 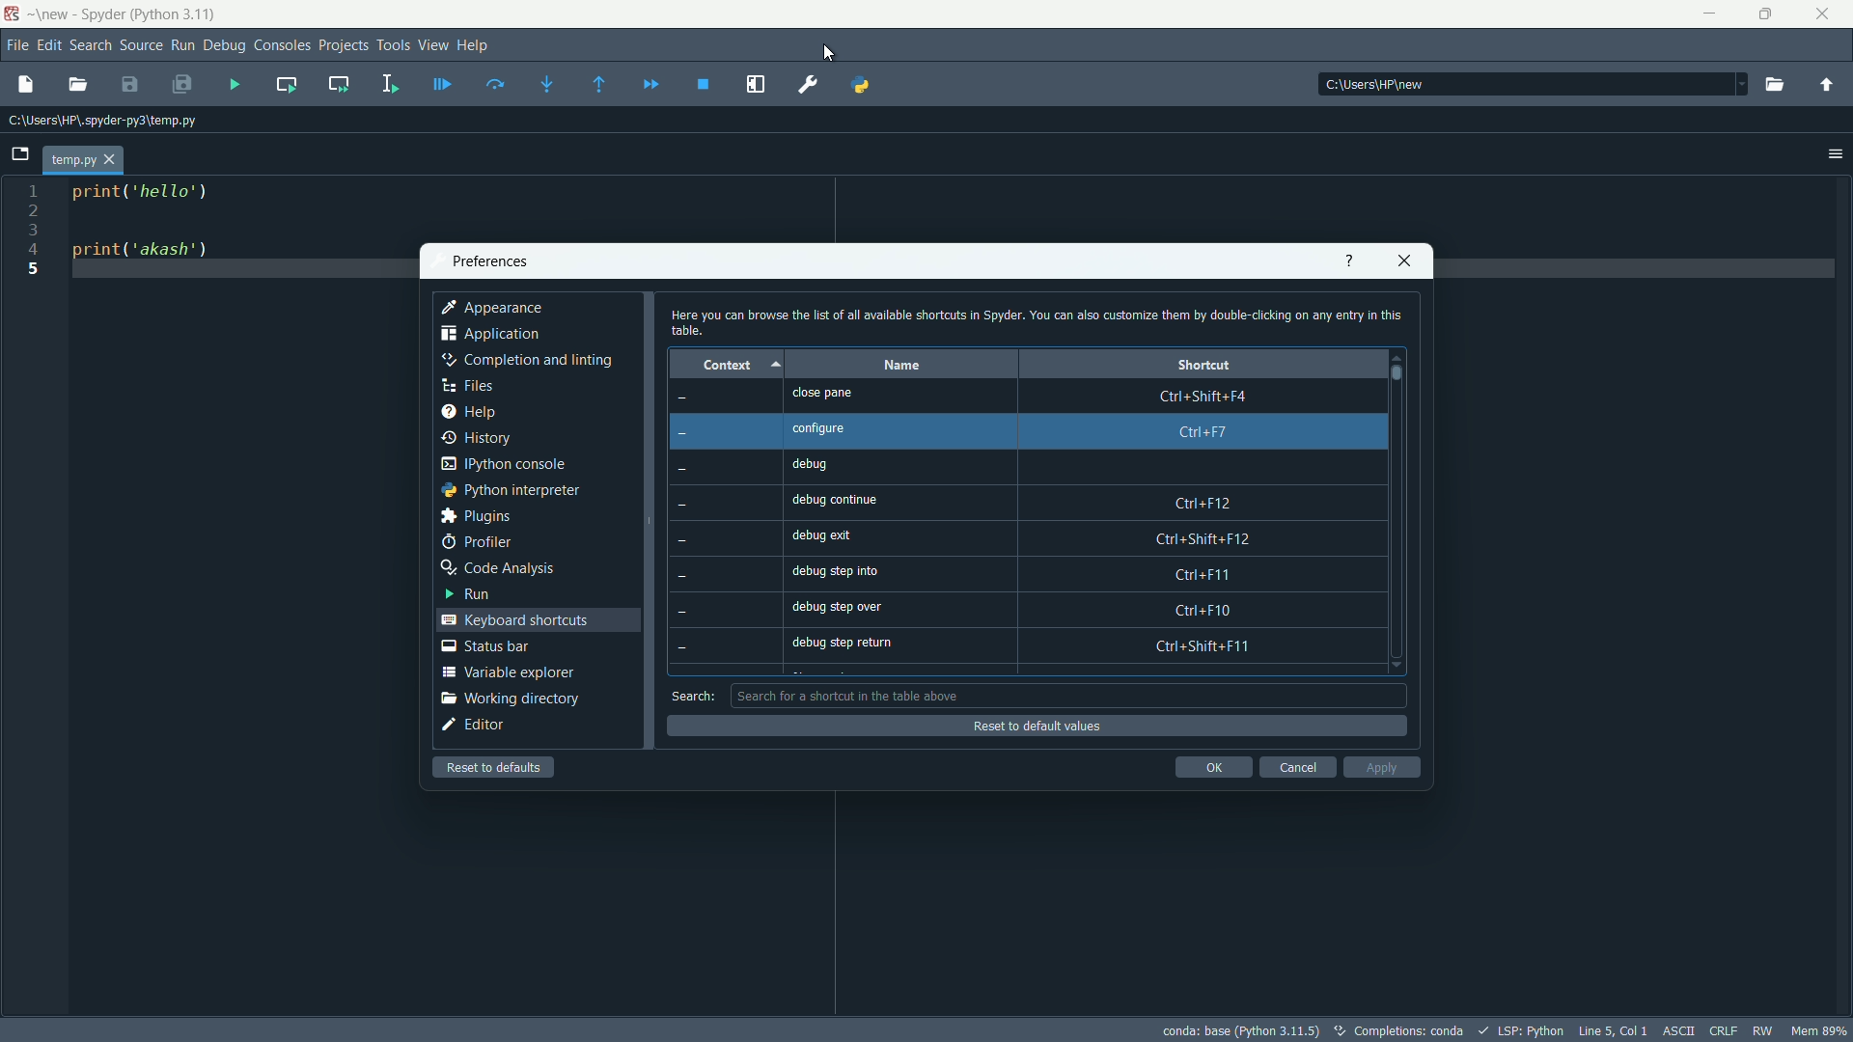 What do you see at coordinates (478, 438) in the screenshot?
I see `history` at bounding box center [478, 438].